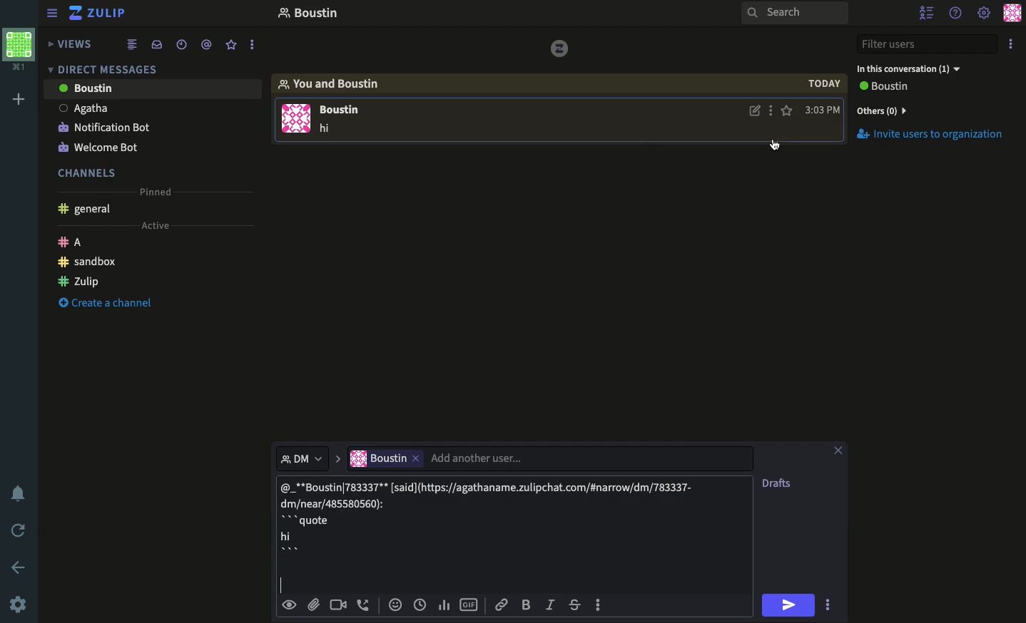 The height and width of the screenshot is (623, 1026). I want to click on Pinned, so click(158, 191).